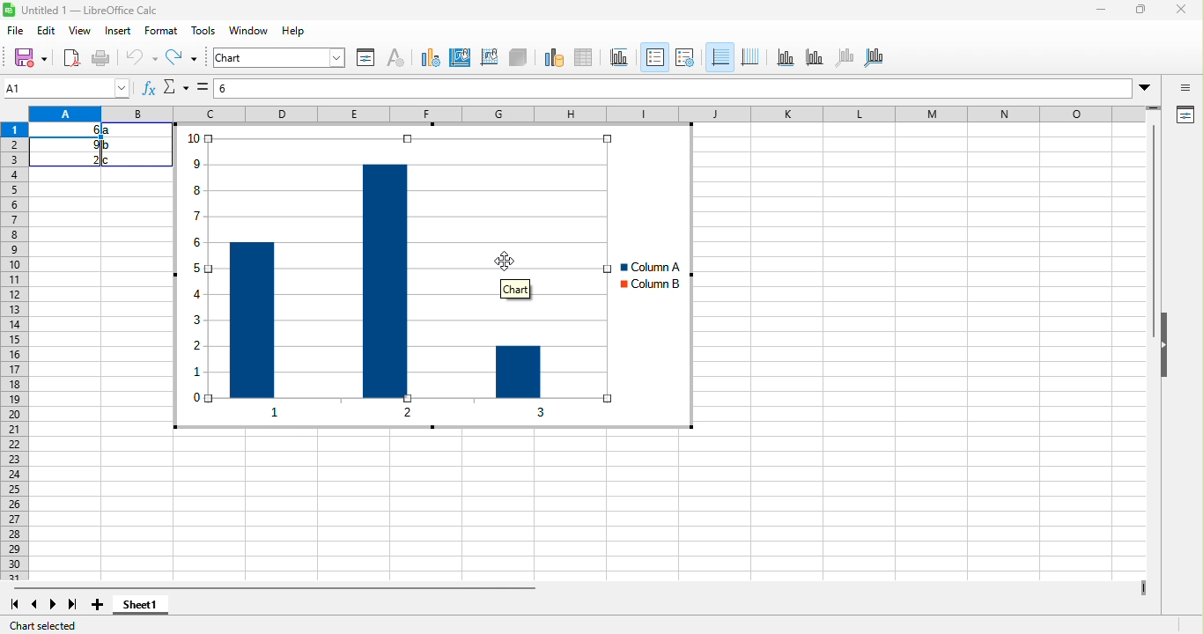 Image resolution: width=1203 pixels, height=634 pixels. What do you see at coordinates (34, 606) in the screenshot?
I see `previous` at bounding box center [34, 606].